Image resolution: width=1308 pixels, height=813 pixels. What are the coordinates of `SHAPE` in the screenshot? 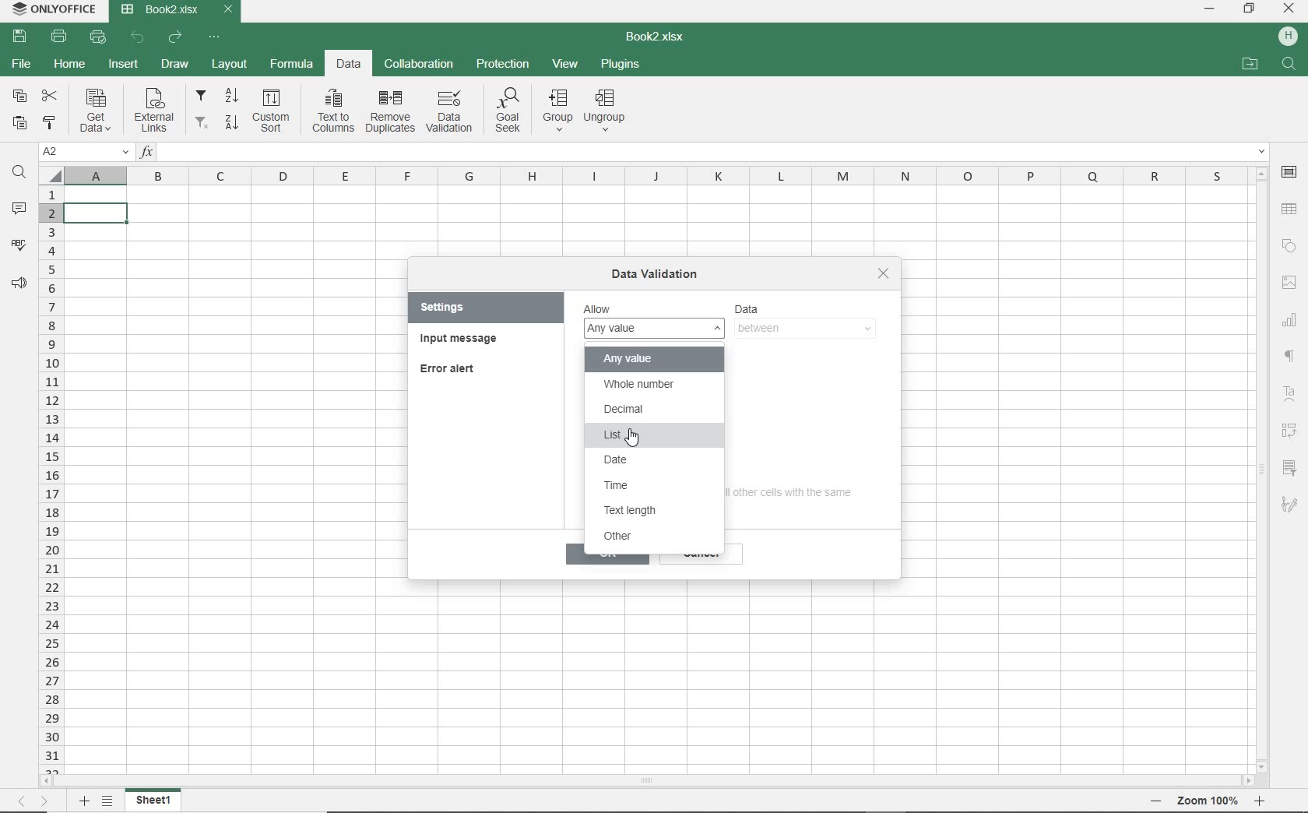 It's located at (1289, 248).